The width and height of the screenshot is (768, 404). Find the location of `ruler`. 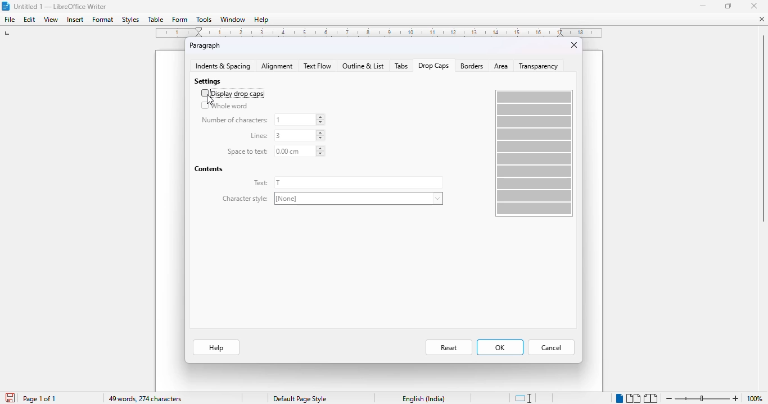

ruler is located at coordinates (380, 33).